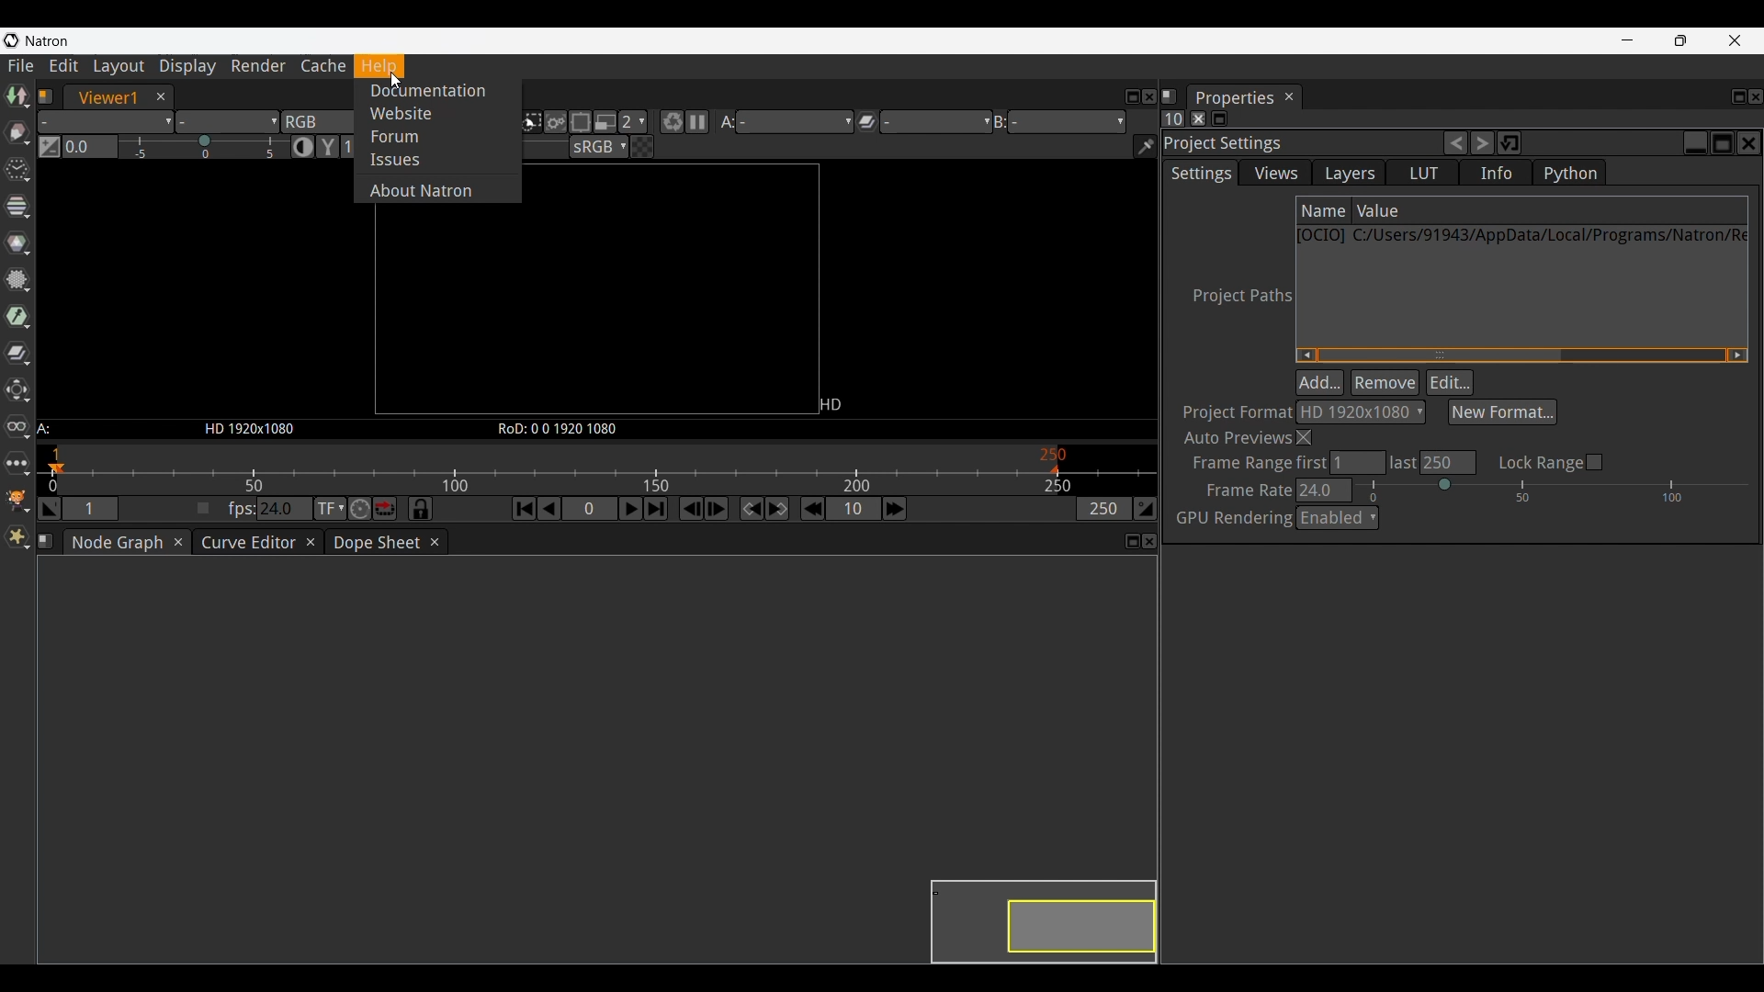 This screenshot has width=1764, height=992. What do you see at coordinates (599, 146) in the screenshot?
I see `Viewer color proc` at bounding box center [599, 146].